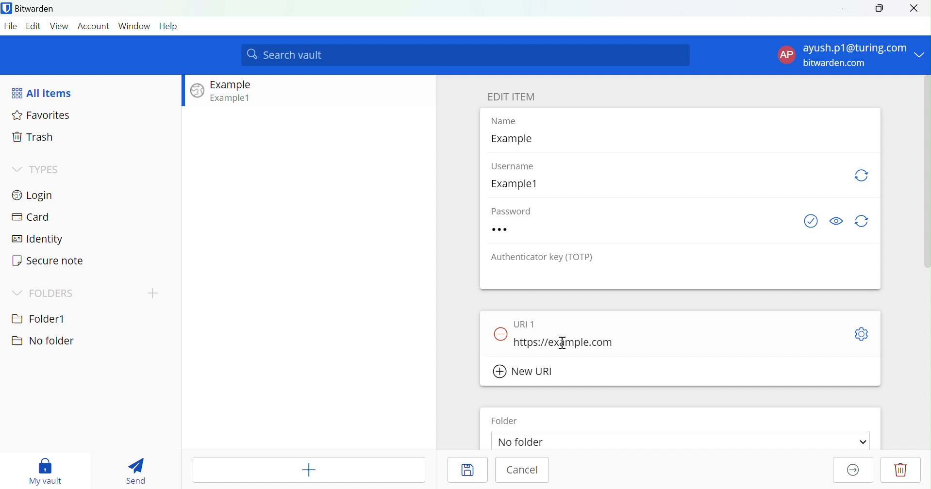 The image size is (931, 489). Describe the element at coordinates (34, 195) in the screenshot. I see `Login` at that location.